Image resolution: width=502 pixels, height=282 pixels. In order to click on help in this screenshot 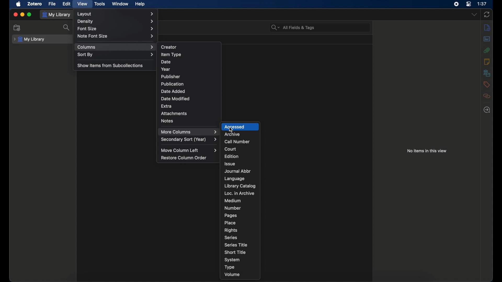, I will do `click(140, 4)`.